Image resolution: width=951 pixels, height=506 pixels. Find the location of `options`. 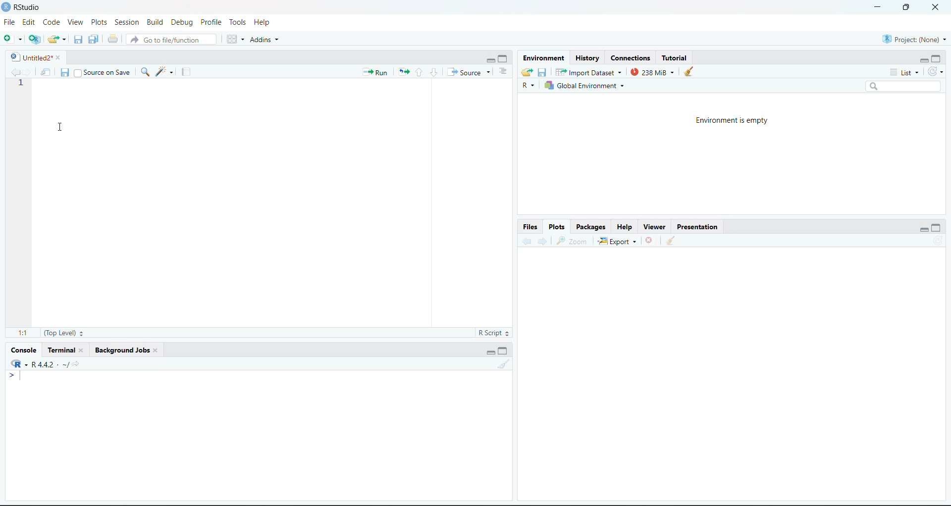

options is located at coordinates (236, 39).